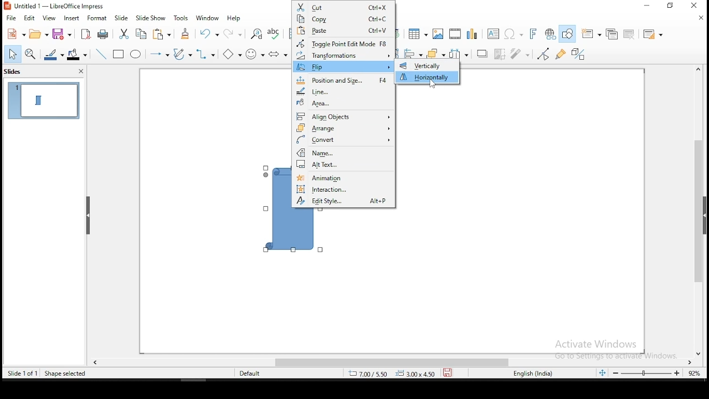 This screenshot has width=709, height=399. What do you see at coordinates (137, 55) in the screenshot?
I see `ellipse` at bounding box center [137, 55].